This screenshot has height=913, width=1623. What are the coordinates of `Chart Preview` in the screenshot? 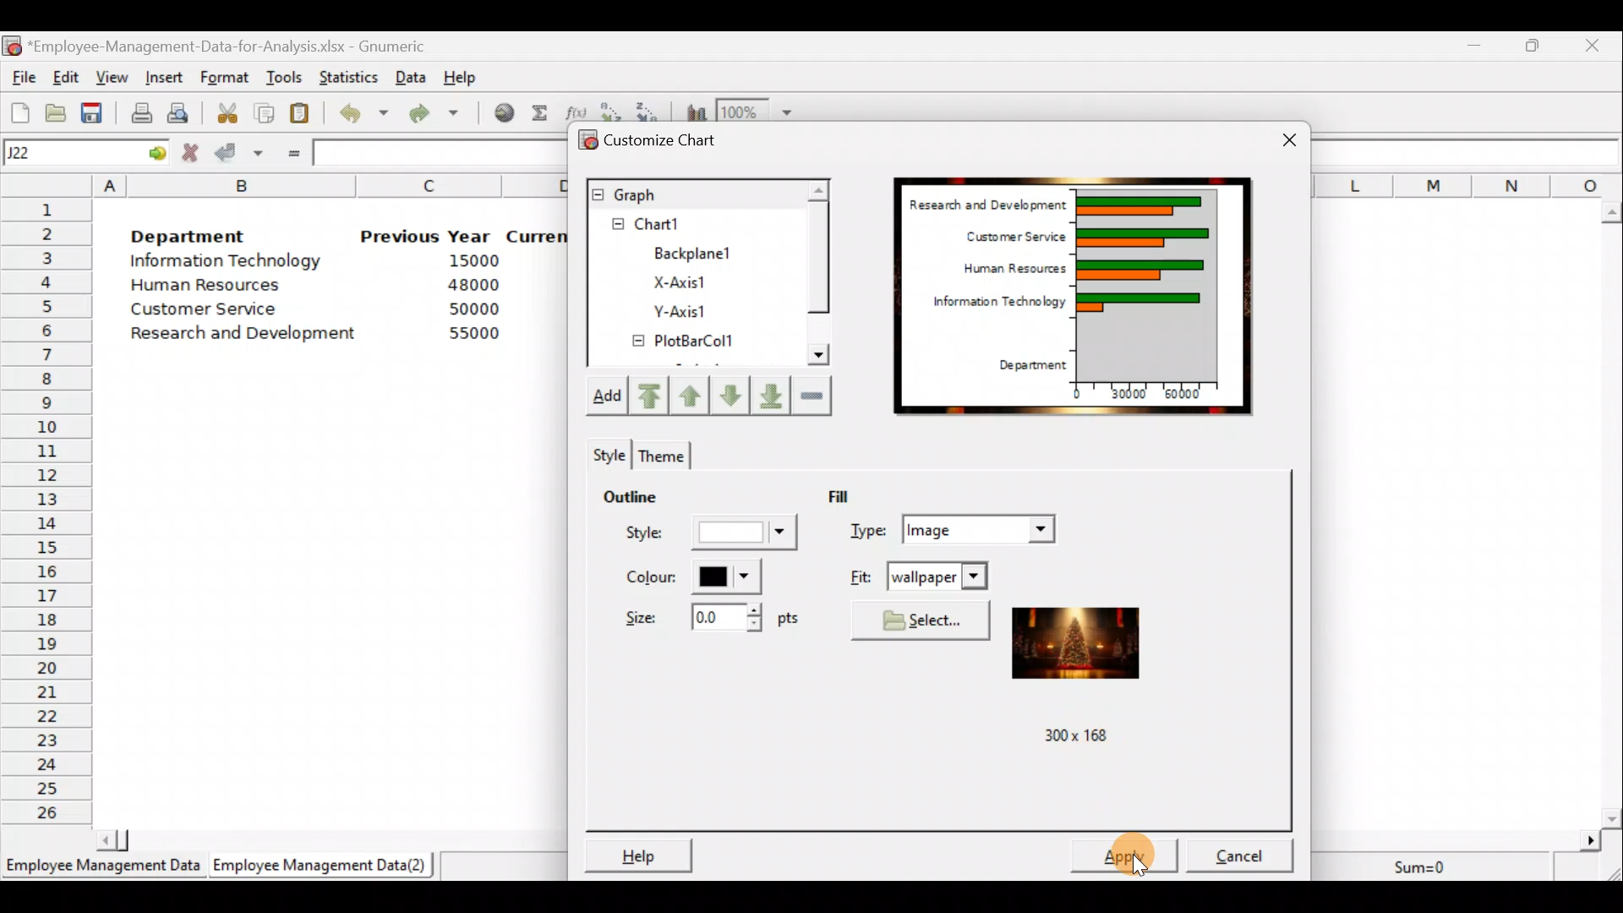 It's located at (1148, 284).